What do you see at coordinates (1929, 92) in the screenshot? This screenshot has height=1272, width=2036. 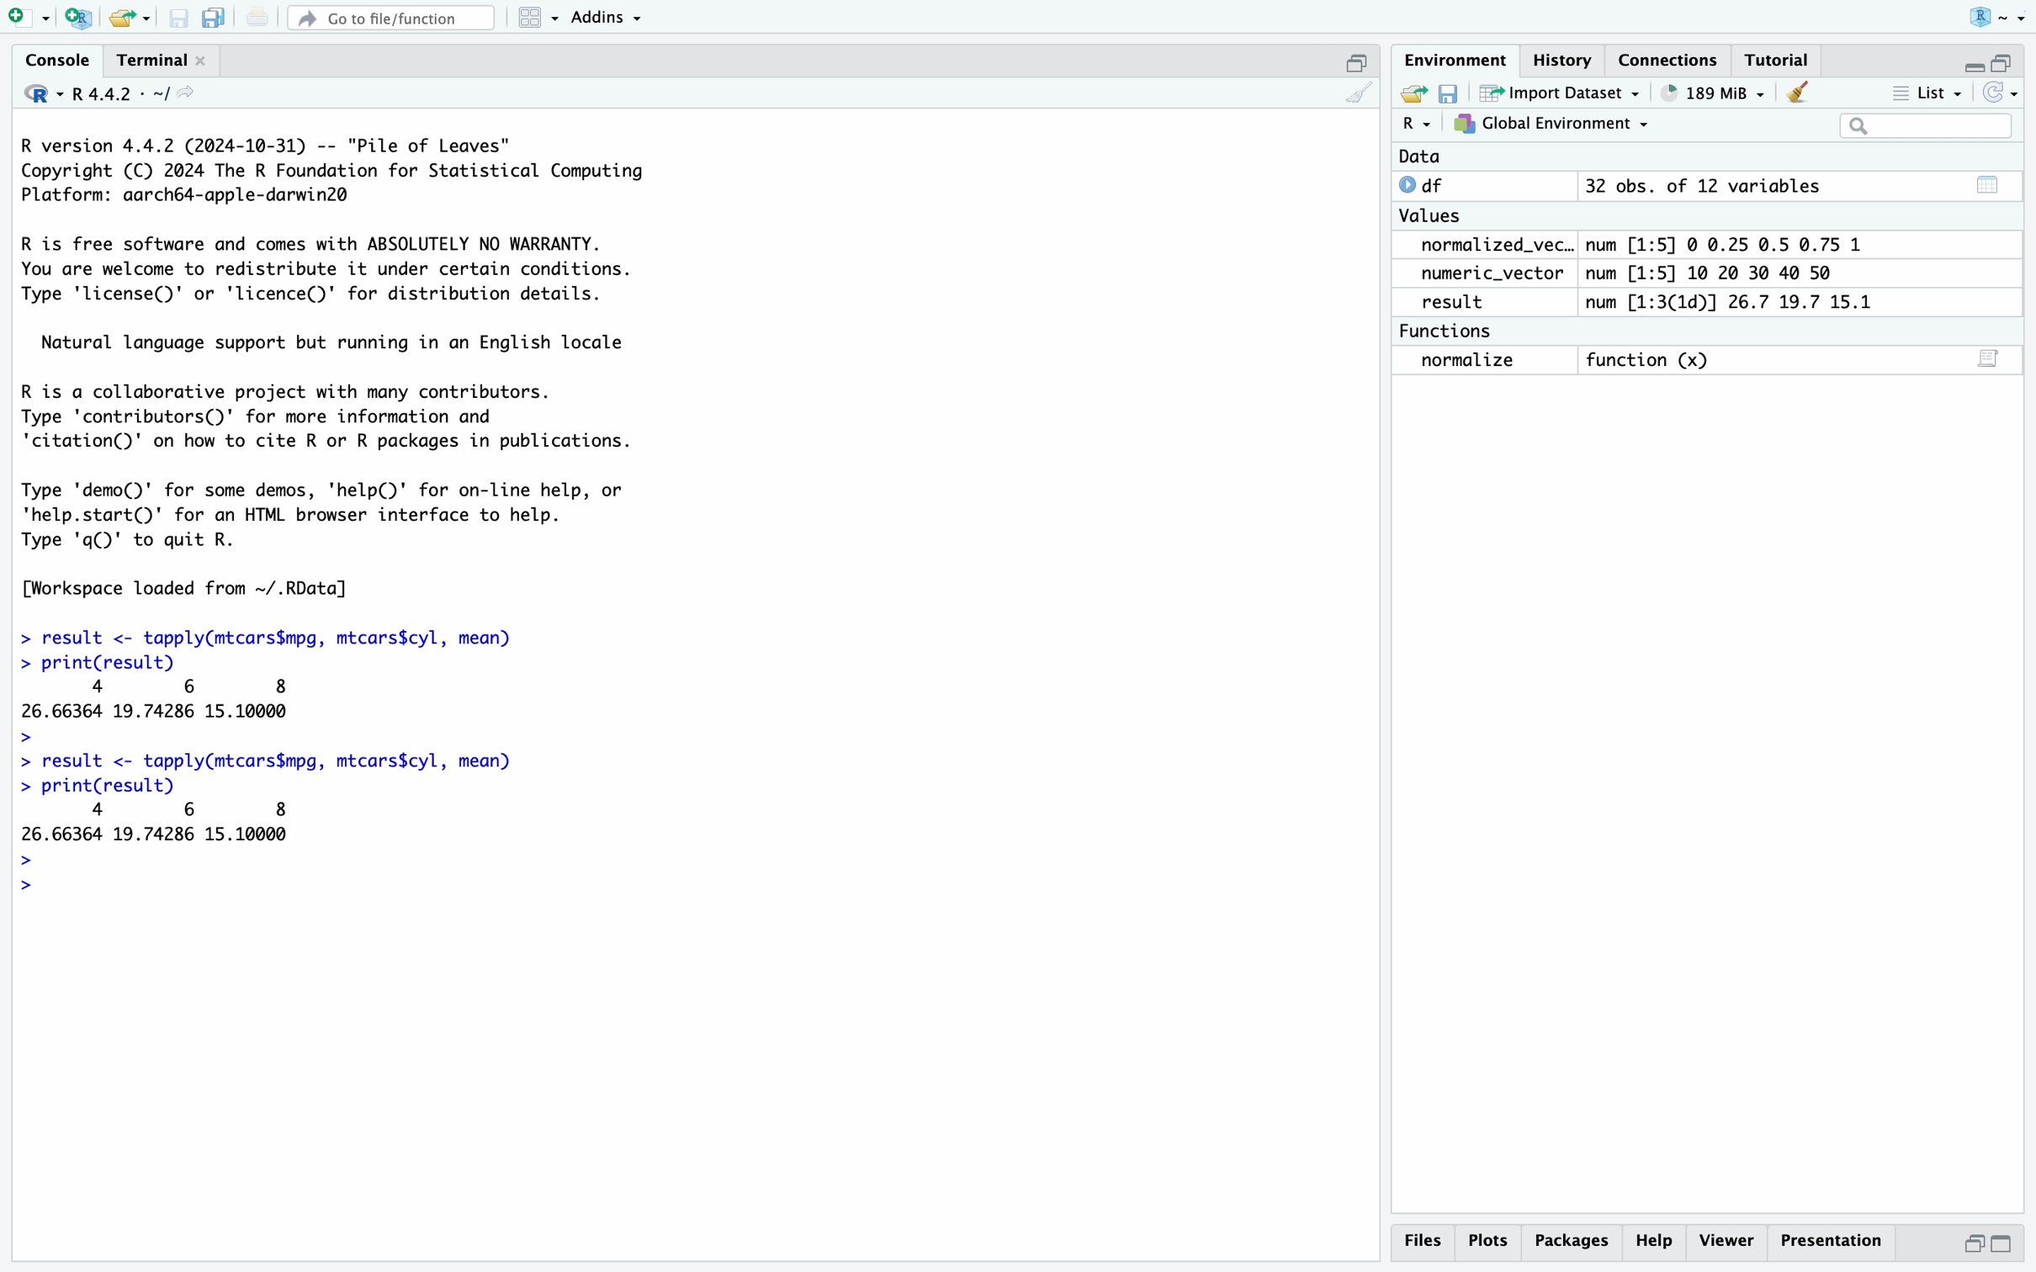 I see `List` at bounding box center [1929, 92].